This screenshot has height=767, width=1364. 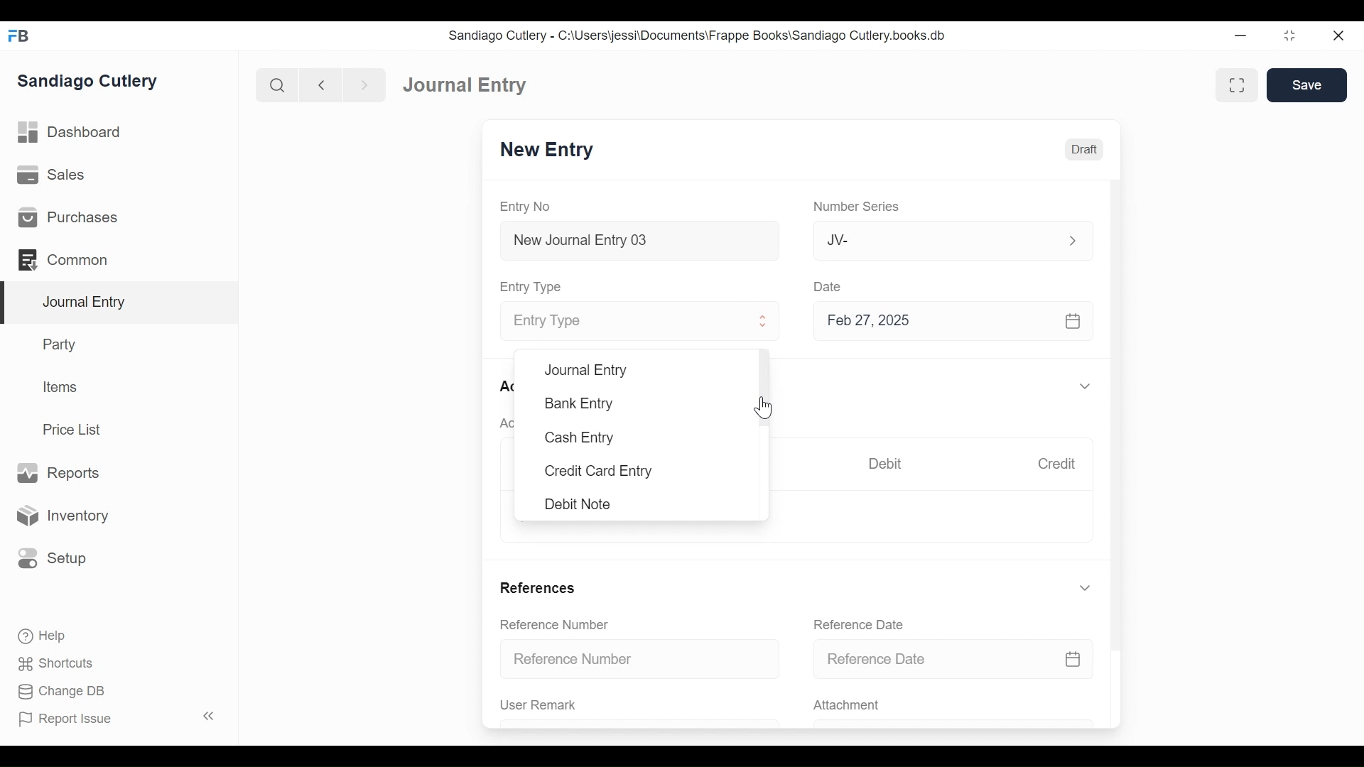 What do you see at coordinates (1237, 85) in the screenshot?
I see `Toggle between form and full width` at bounding box center [1237, 85].